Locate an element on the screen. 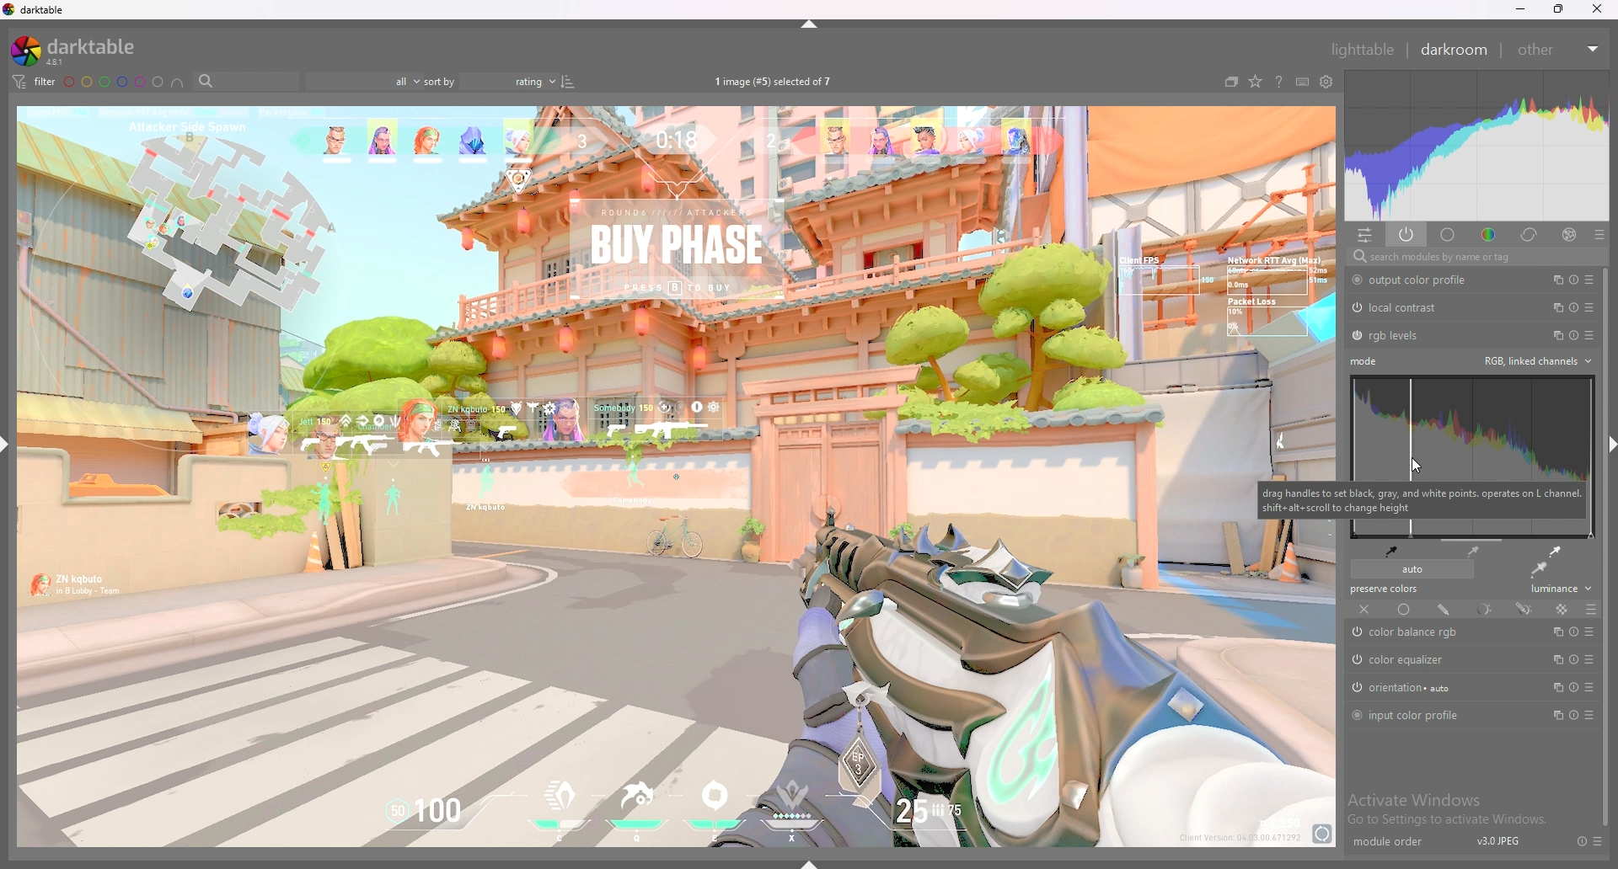  rgb linked channels is located at coordinates (1537, 360).